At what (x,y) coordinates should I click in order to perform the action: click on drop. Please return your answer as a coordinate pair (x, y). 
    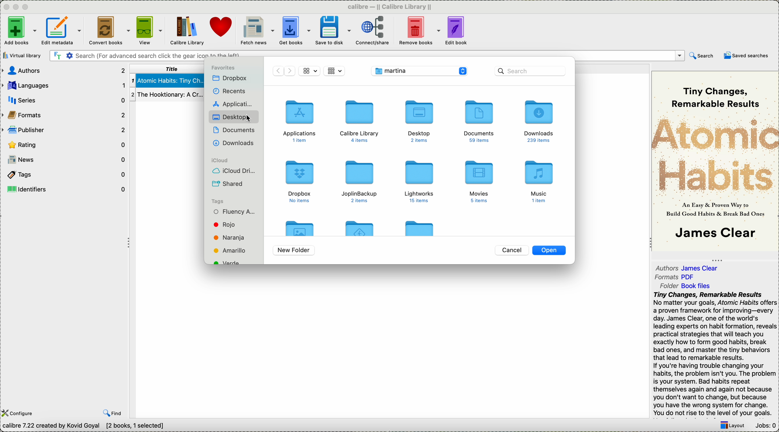
    Looking at the image, I should click on (231, 79).